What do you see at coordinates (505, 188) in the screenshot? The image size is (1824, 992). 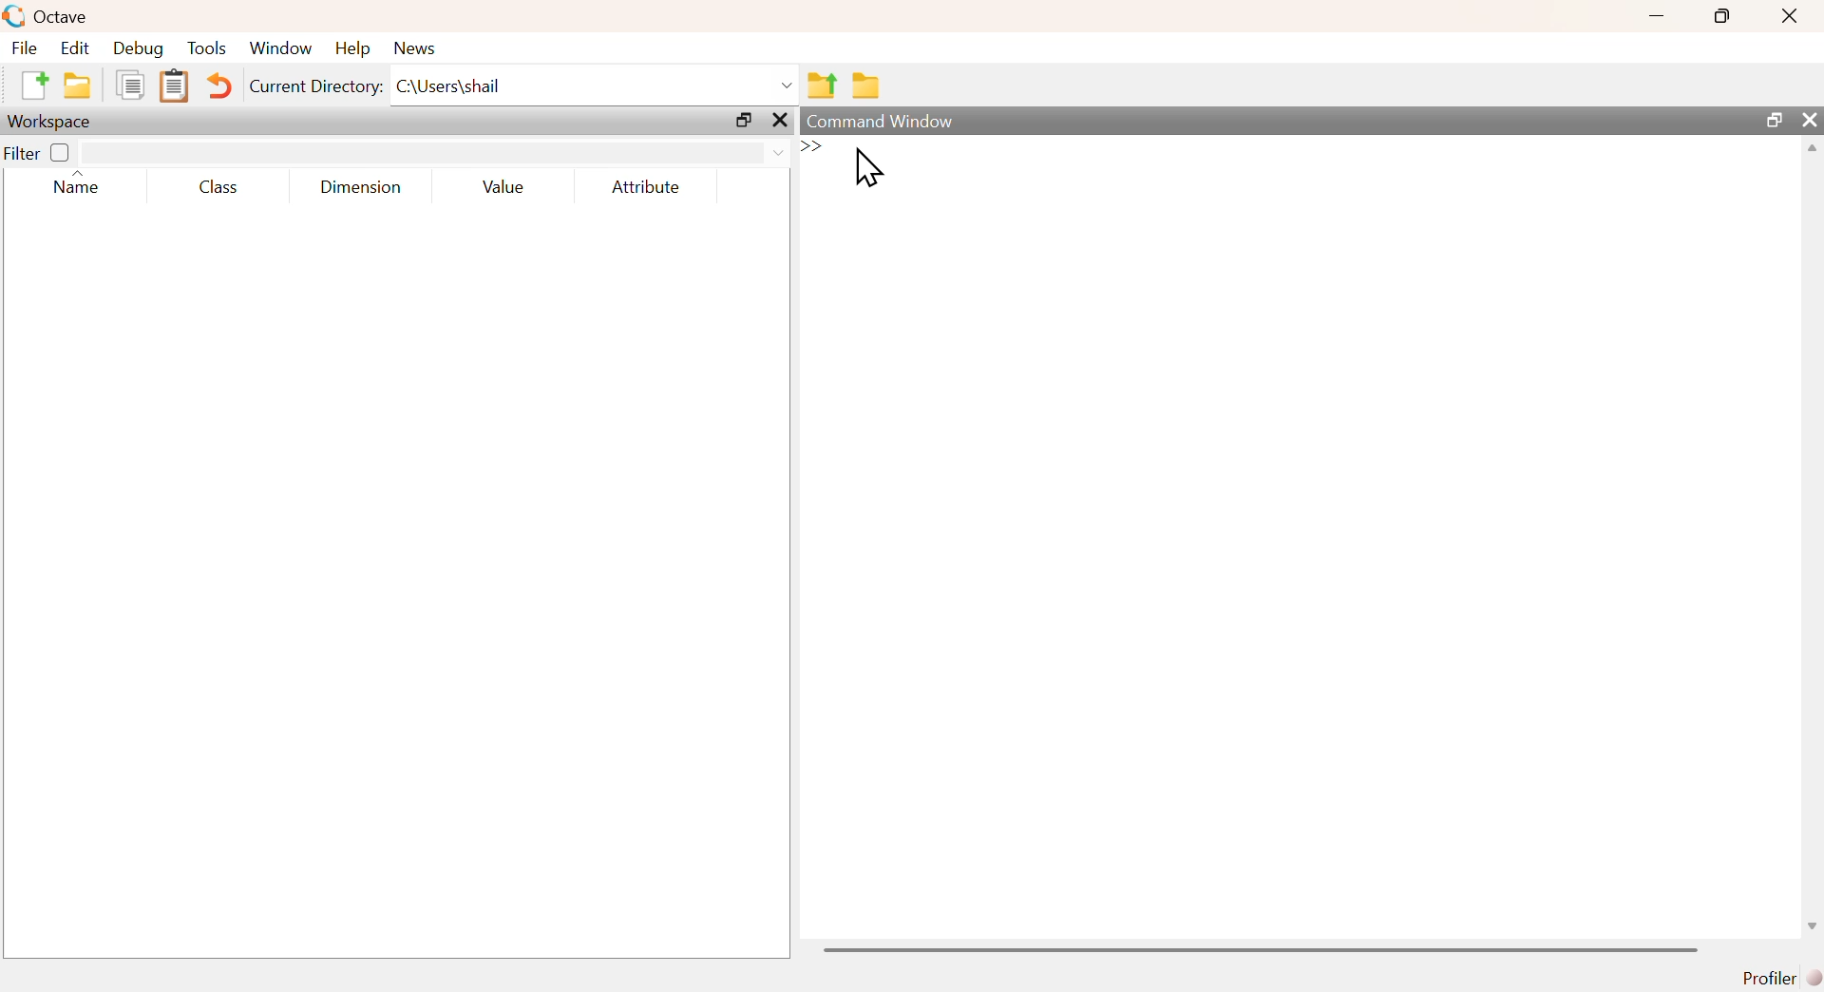 I see `value` at bounding box center [505, 188].